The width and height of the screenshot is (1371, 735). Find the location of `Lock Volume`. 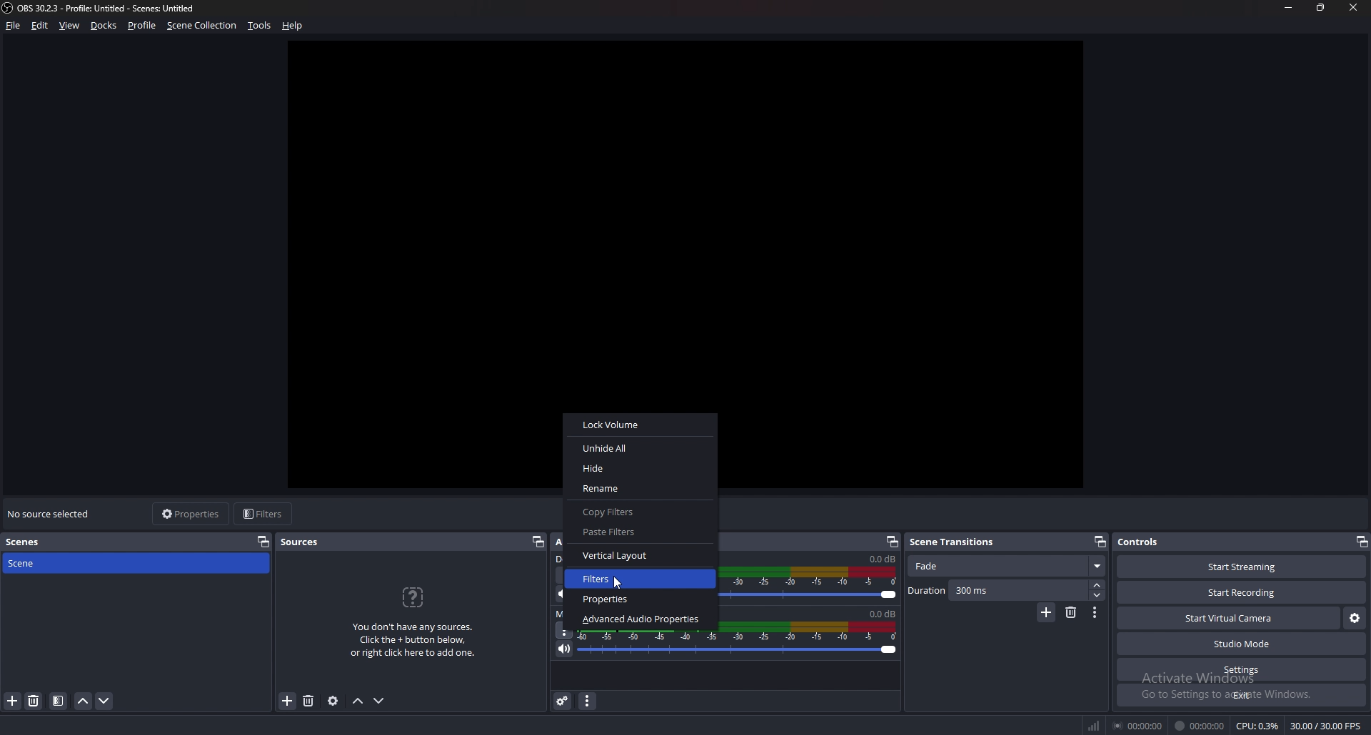

Lock Volume is located at coordinates (613, 425).